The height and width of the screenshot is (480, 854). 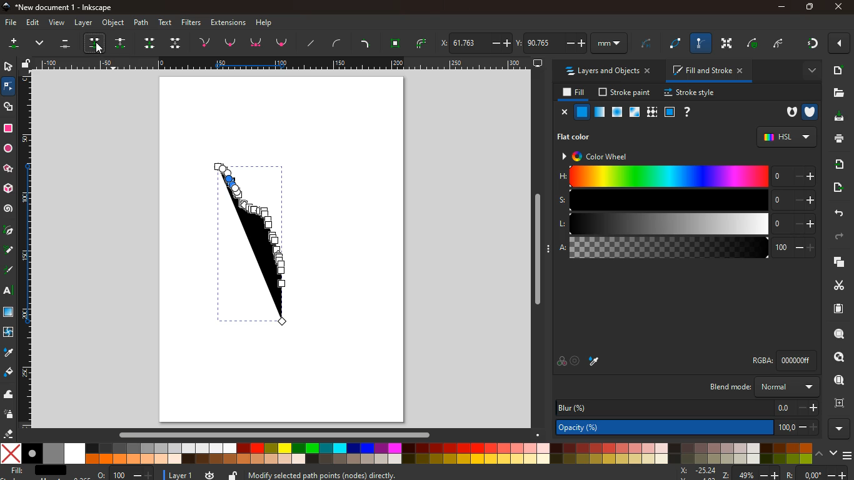 I want to click on layers and objects, so click(x=606, y=71).